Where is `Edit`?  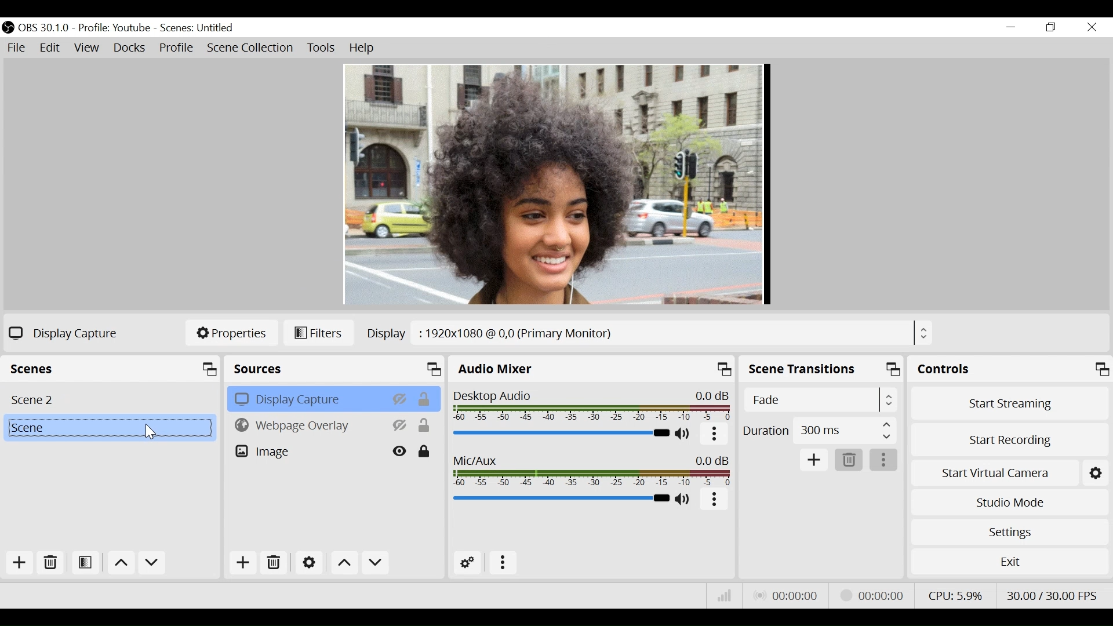
Edit is located at coordinates (49, 48).